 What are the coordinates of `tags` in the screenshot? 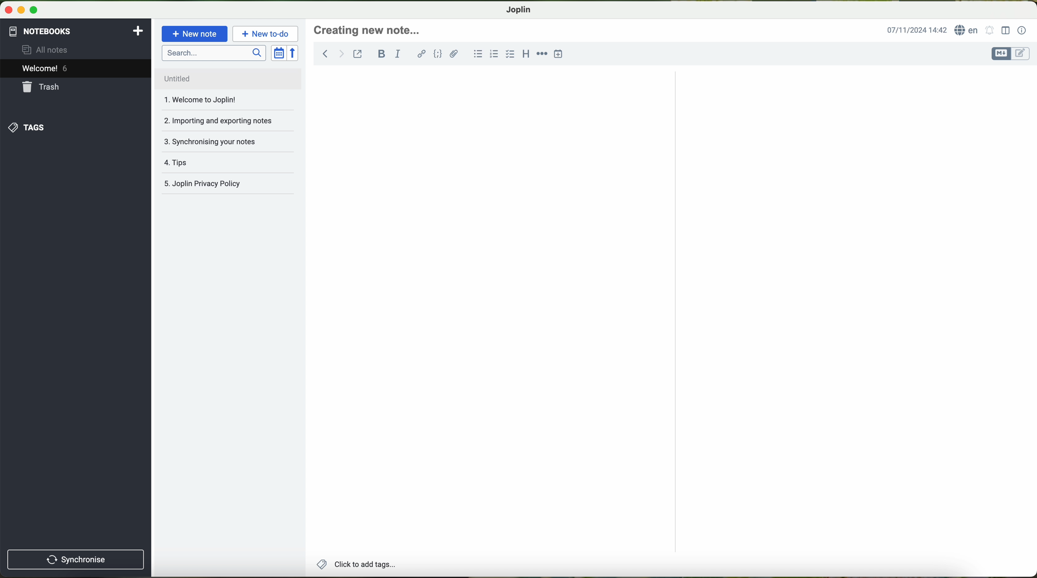 It's located at (75, 127).